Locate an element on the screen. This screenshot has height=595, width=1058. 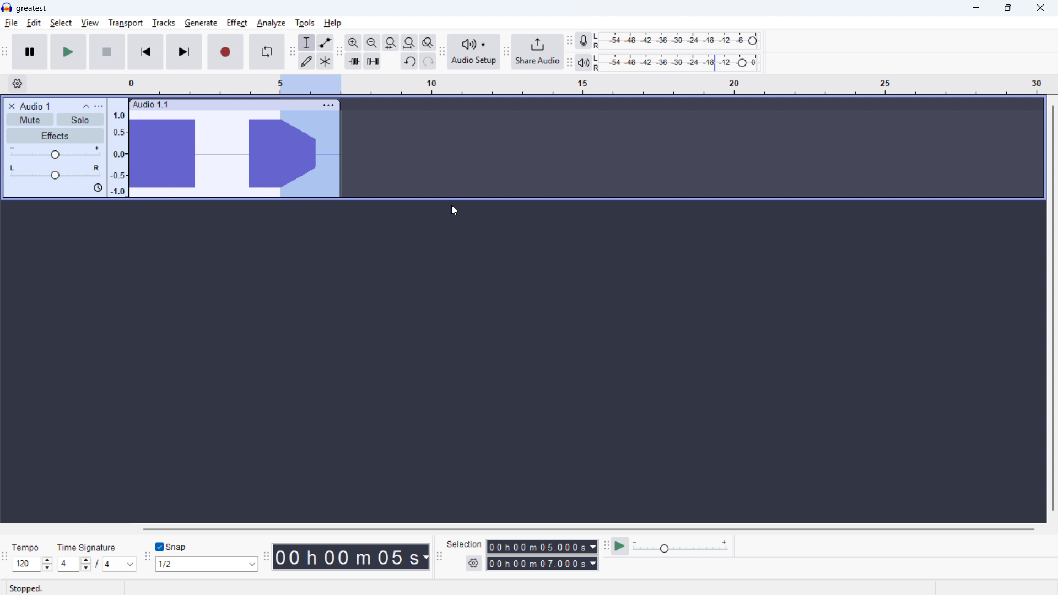
Collapse  is located at coordinates (86, 106).